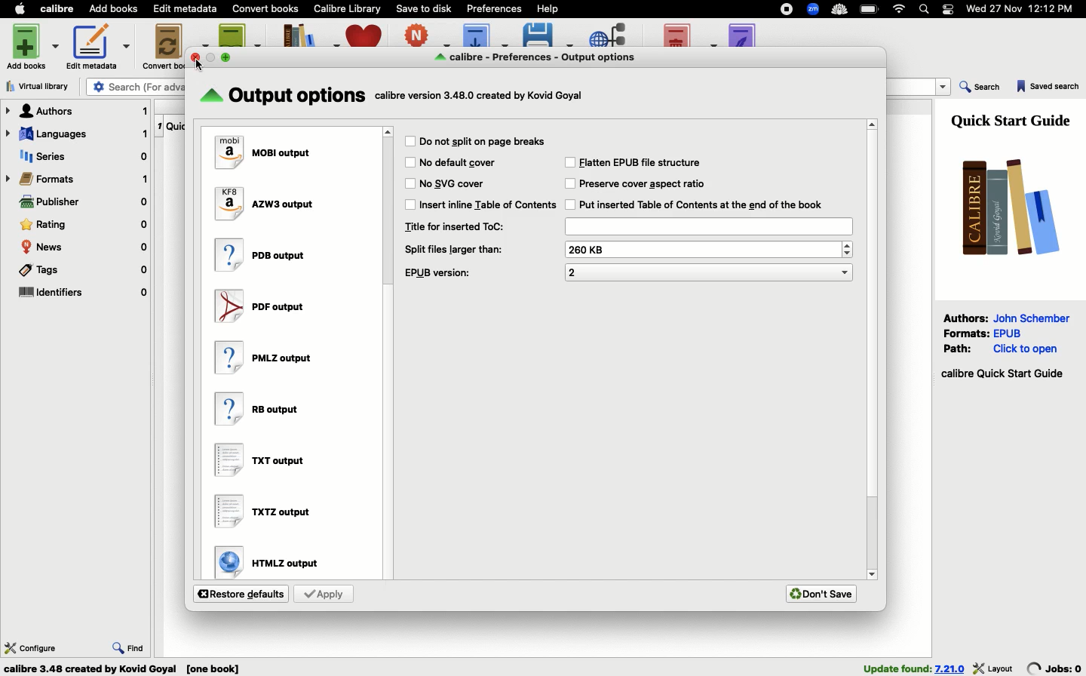 The width and height of the screenshot is (1086, 676). Describe the element at coordinates (1026, 349) in the screenshot. I see `click to open` at that location.